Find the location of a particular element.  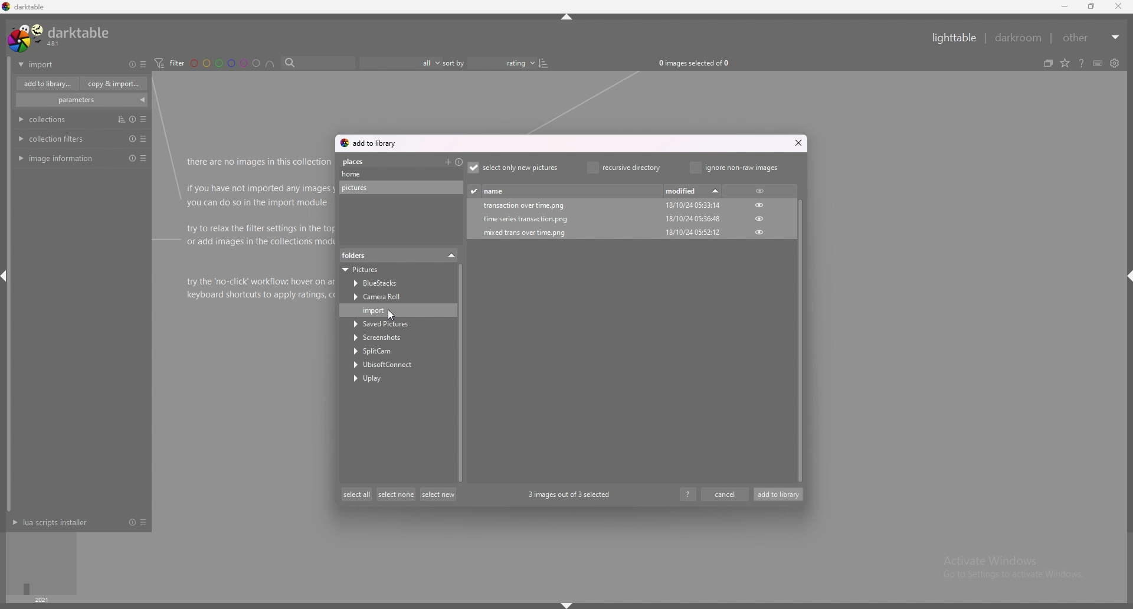

reset is located at coordinates (130, 119).